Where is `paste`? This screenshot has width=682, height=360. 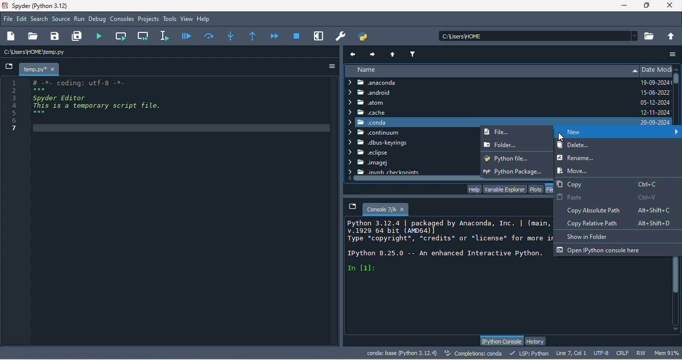 paste is located at coordinates (607, 197).